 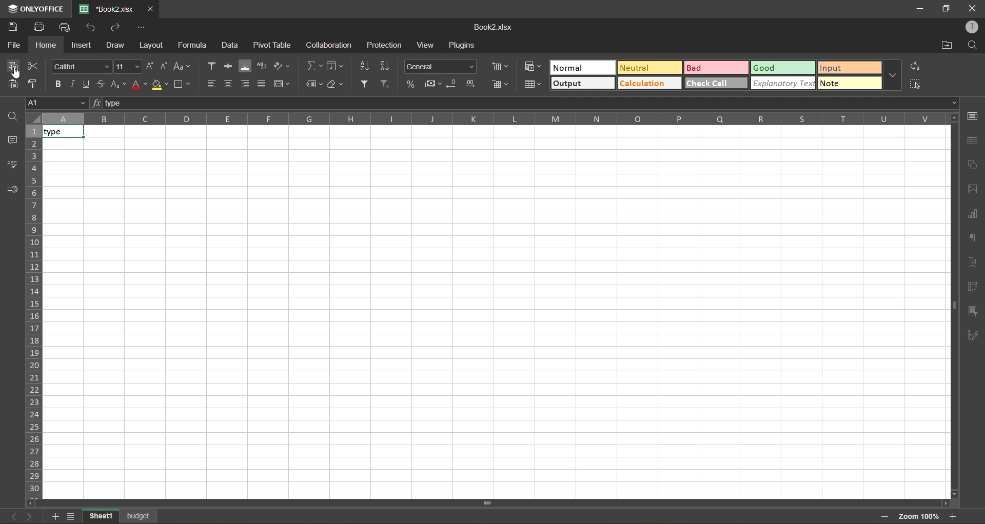 I want to click on merge and center, so click(x=282, y=84).